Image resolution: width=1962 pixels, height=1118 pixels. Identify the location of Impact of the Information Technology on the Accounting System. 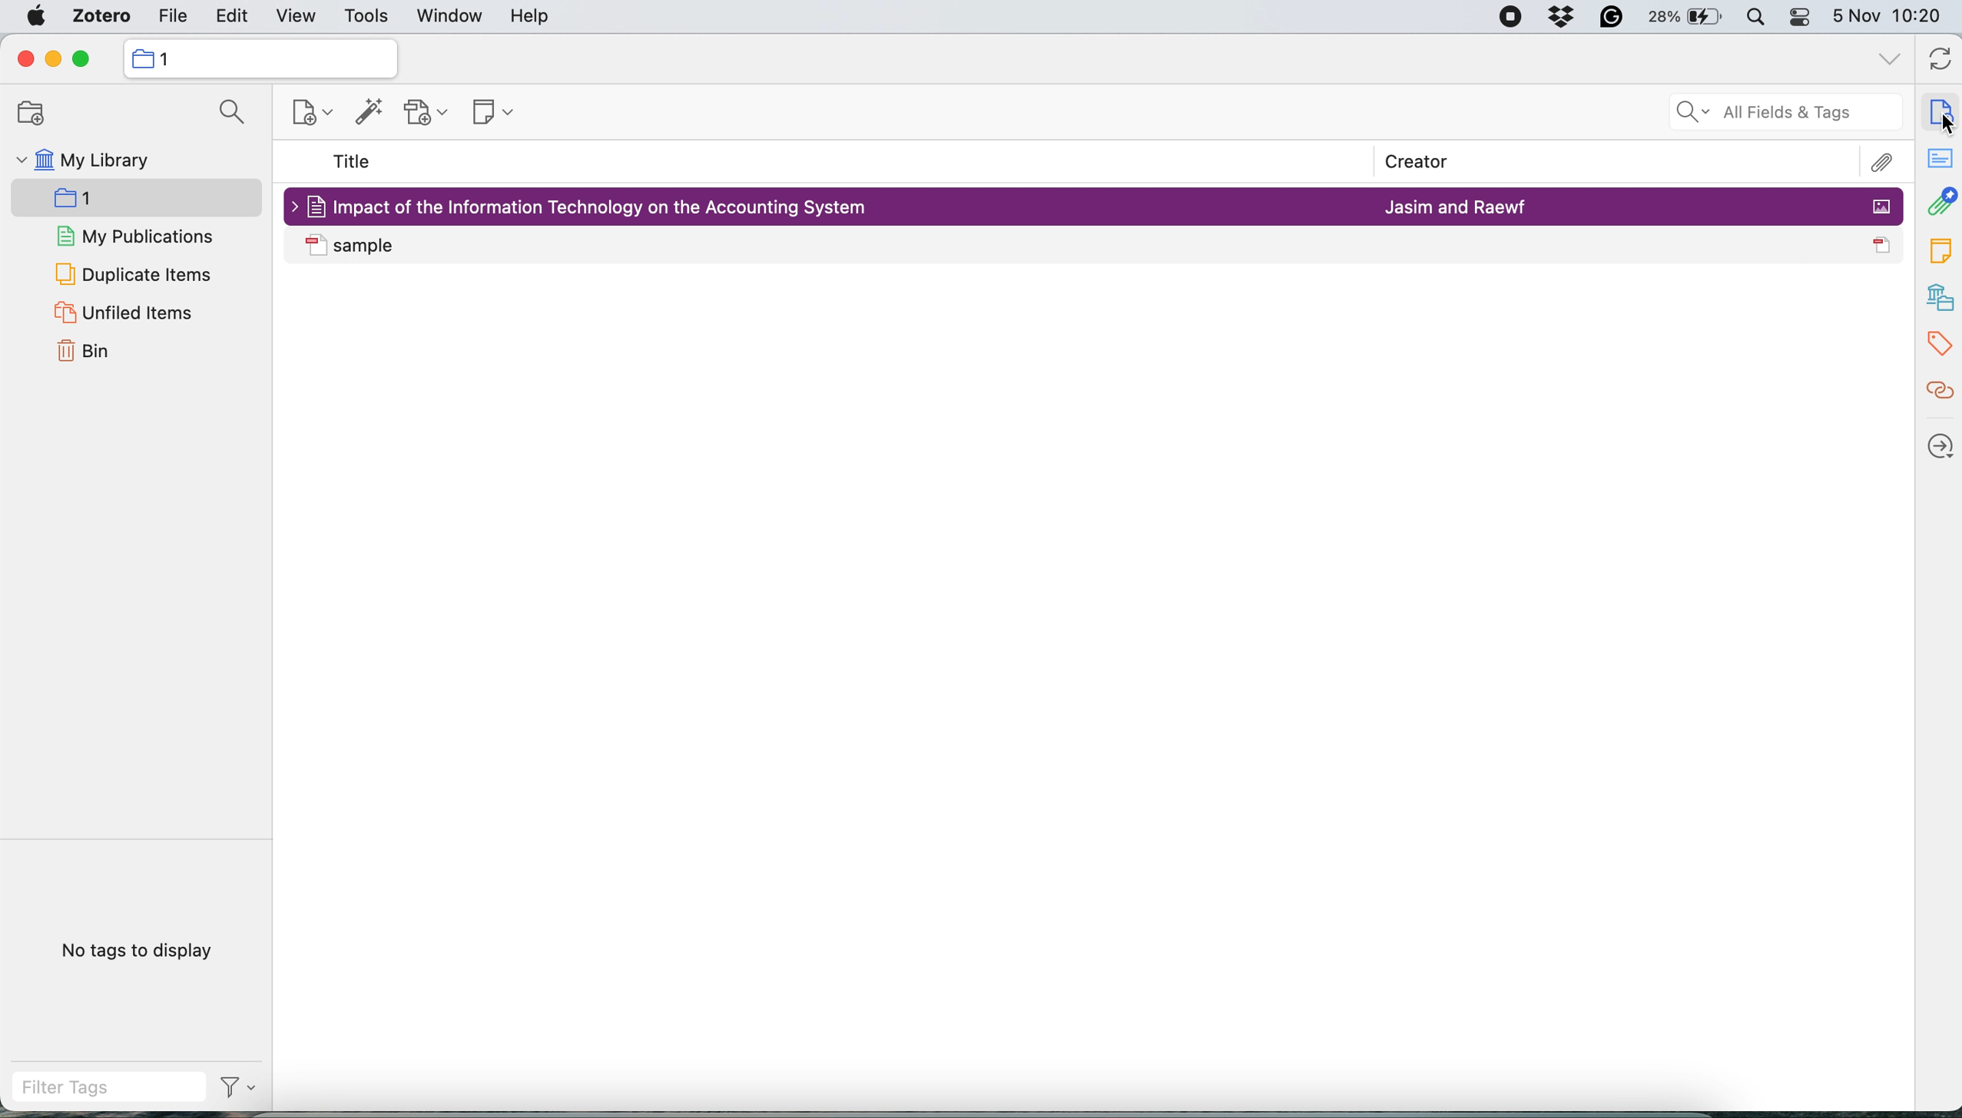
(604, 207).